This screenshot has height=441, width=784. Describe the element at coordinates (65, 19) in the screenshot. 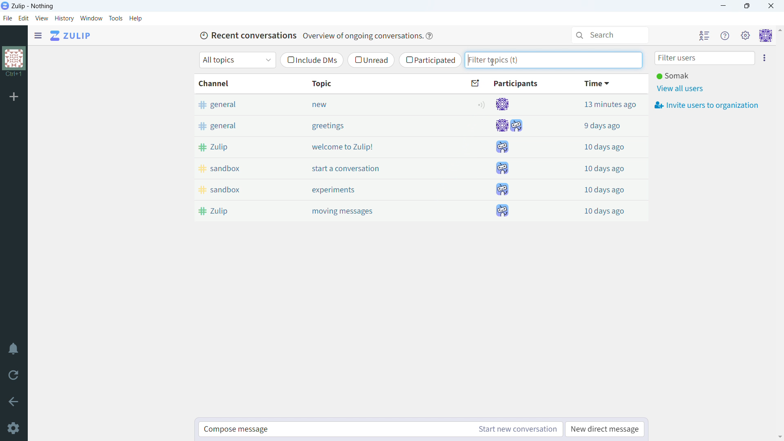

I see `history` at that location.